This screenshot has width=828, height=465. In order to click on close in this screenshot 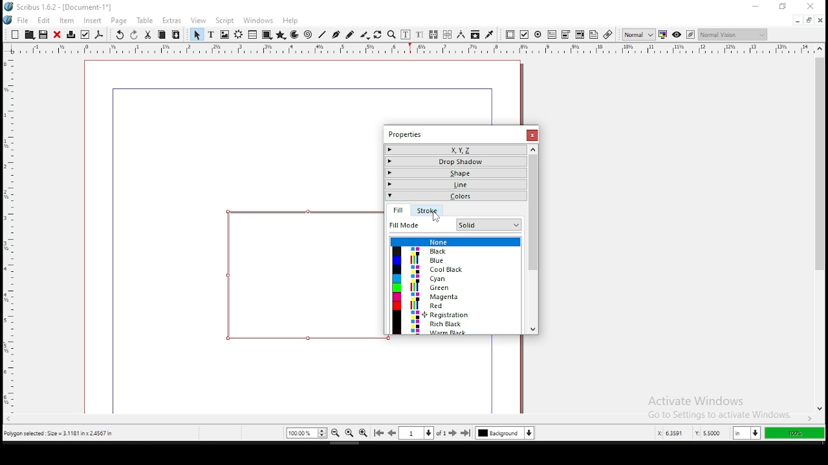, I will do `click(821, 20)`.